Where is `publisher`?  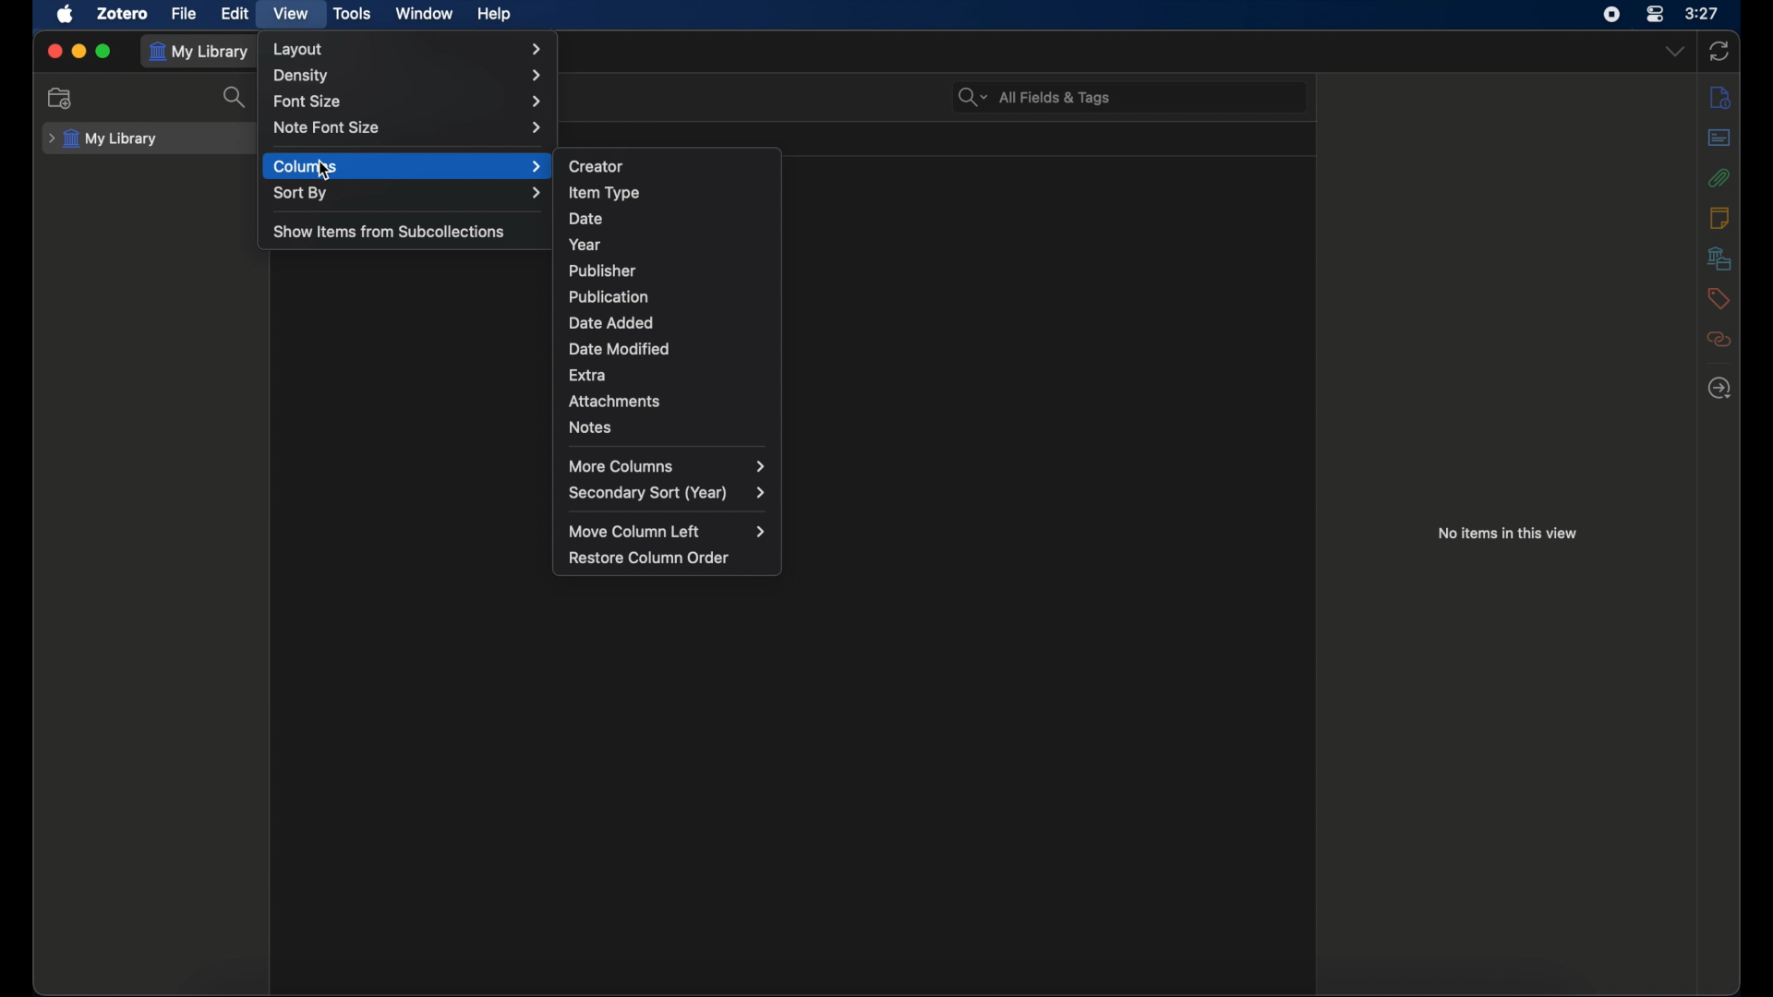
publisher is located at coordinates (603, 270).